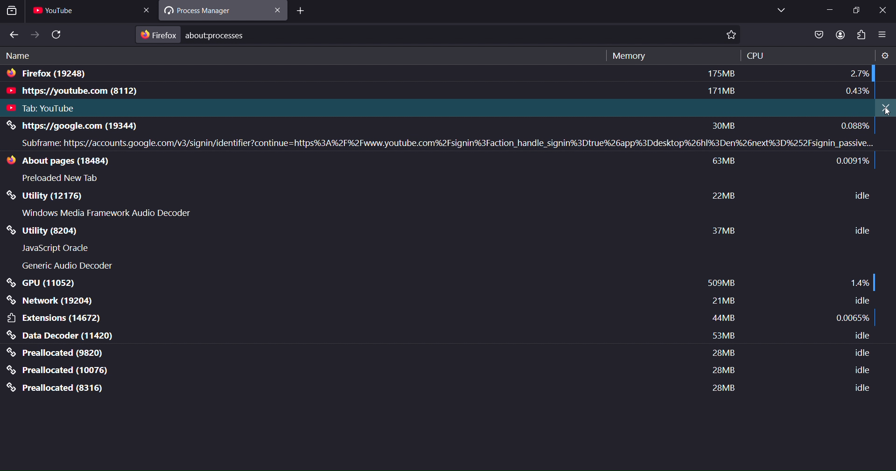  What do you see at coordinates (721, 371) in the screenshot?
I see `28 mb` at bounding box center [721, 371].